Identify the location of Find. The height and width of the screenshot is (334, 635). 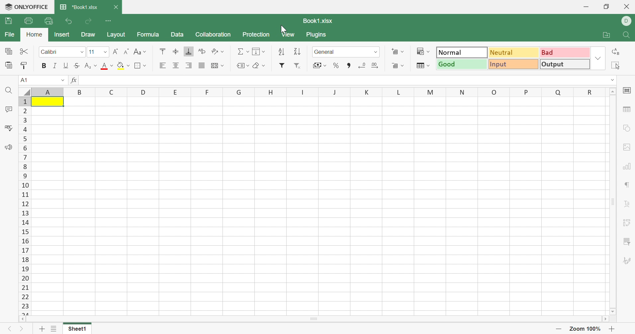
(628, 35).